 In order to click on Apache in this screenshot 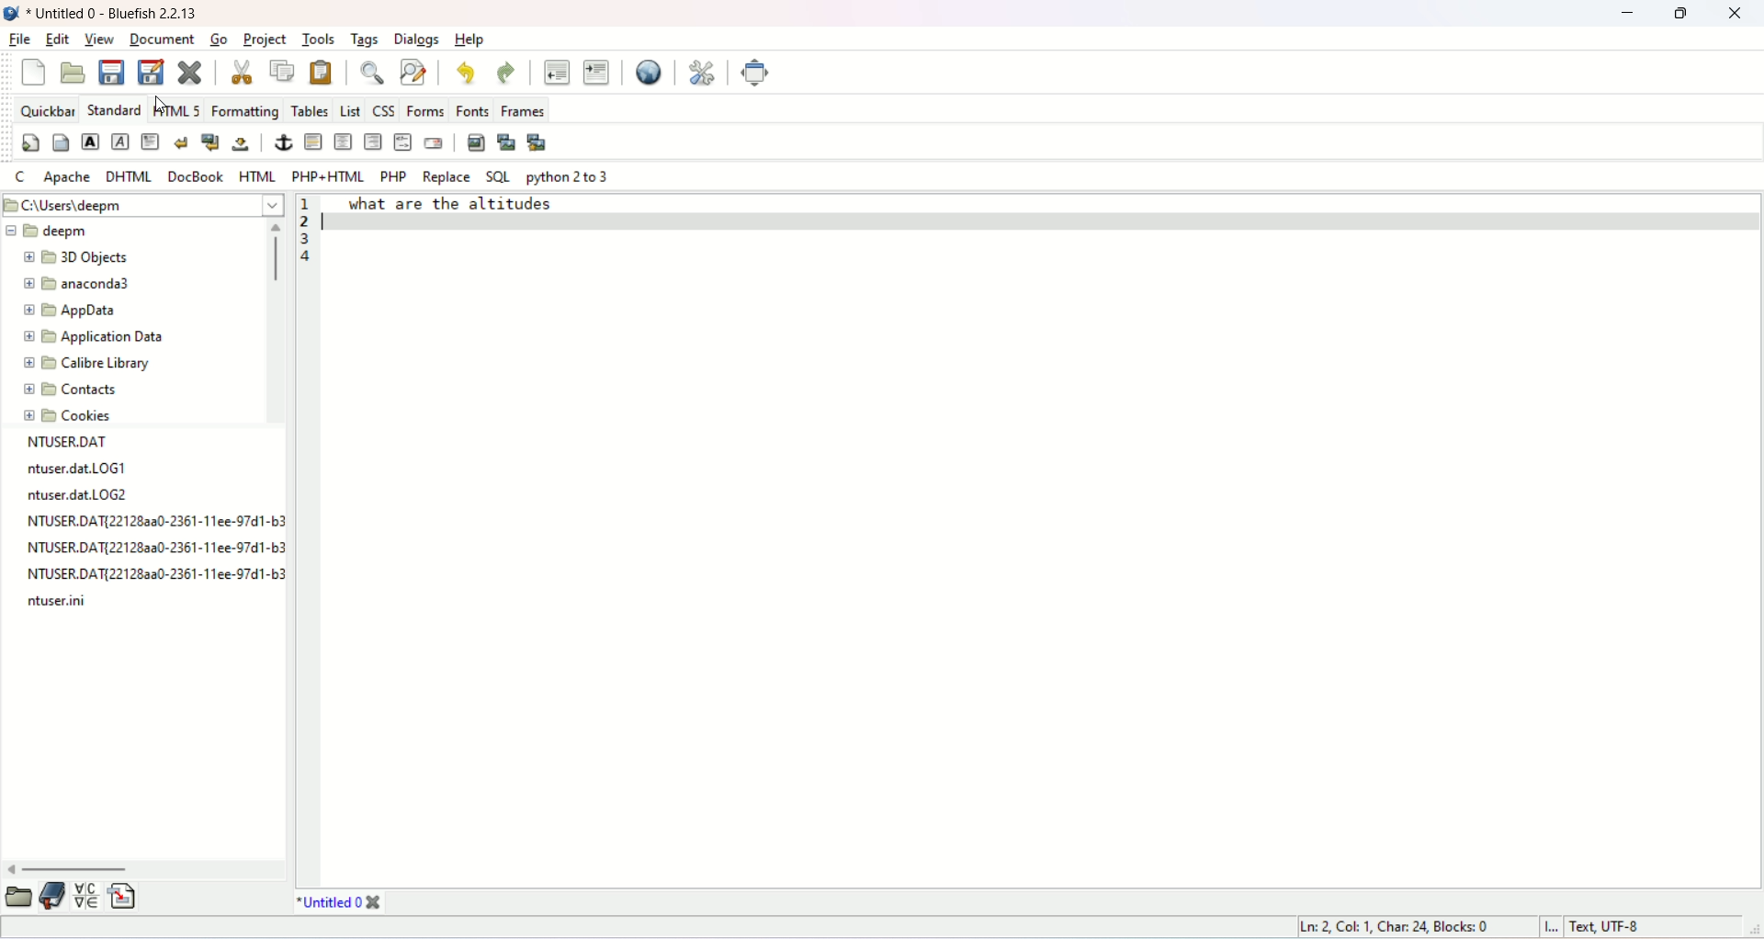, I will do `click(65, 177)`.